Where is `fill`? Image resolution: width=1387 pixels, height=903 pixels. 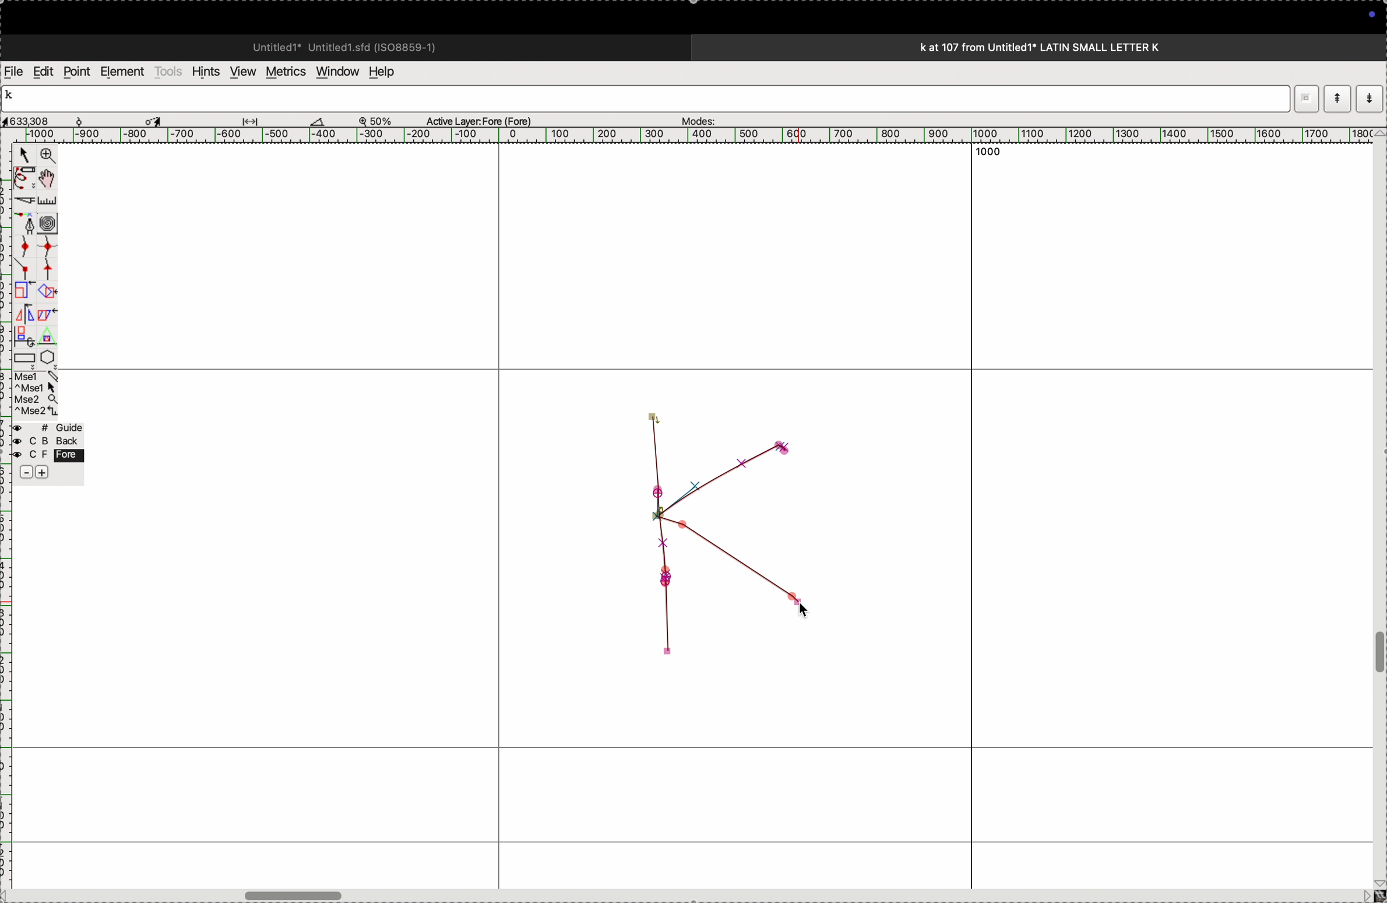 fill is located at coordinates (49, 290).